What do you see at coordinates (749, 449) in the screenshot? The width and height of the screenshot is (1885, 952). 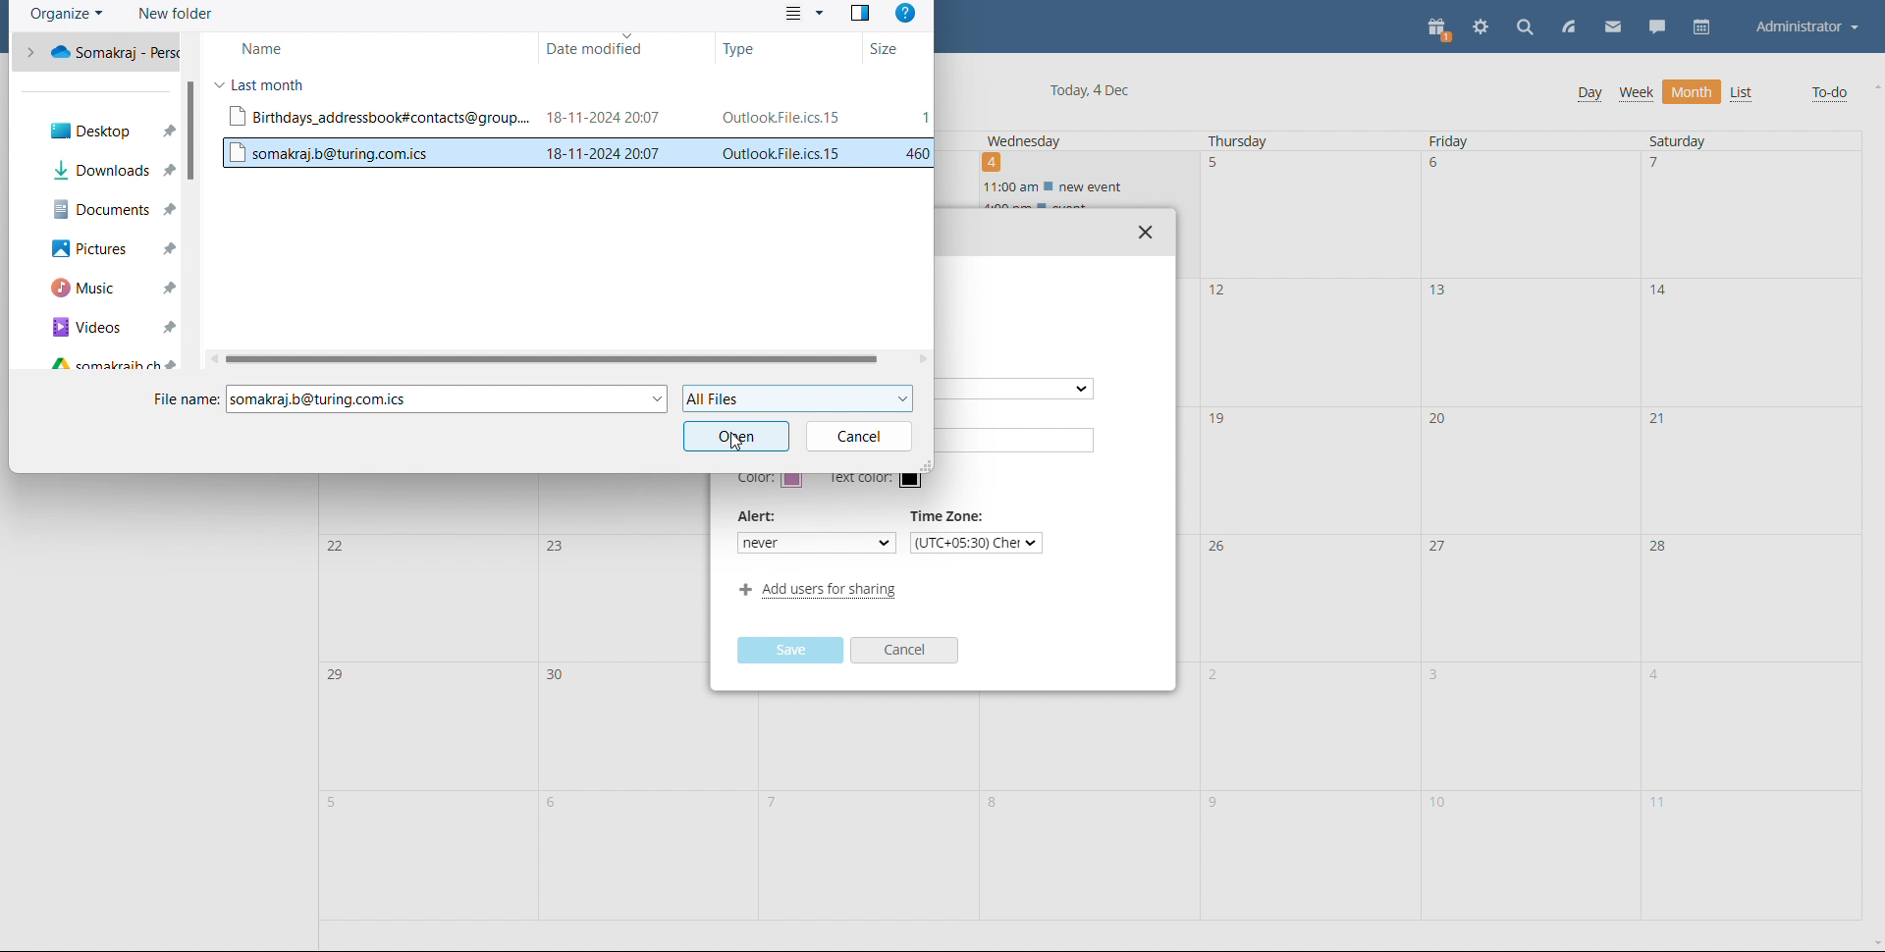 I see `cursor` at bounding box center [749, 449].